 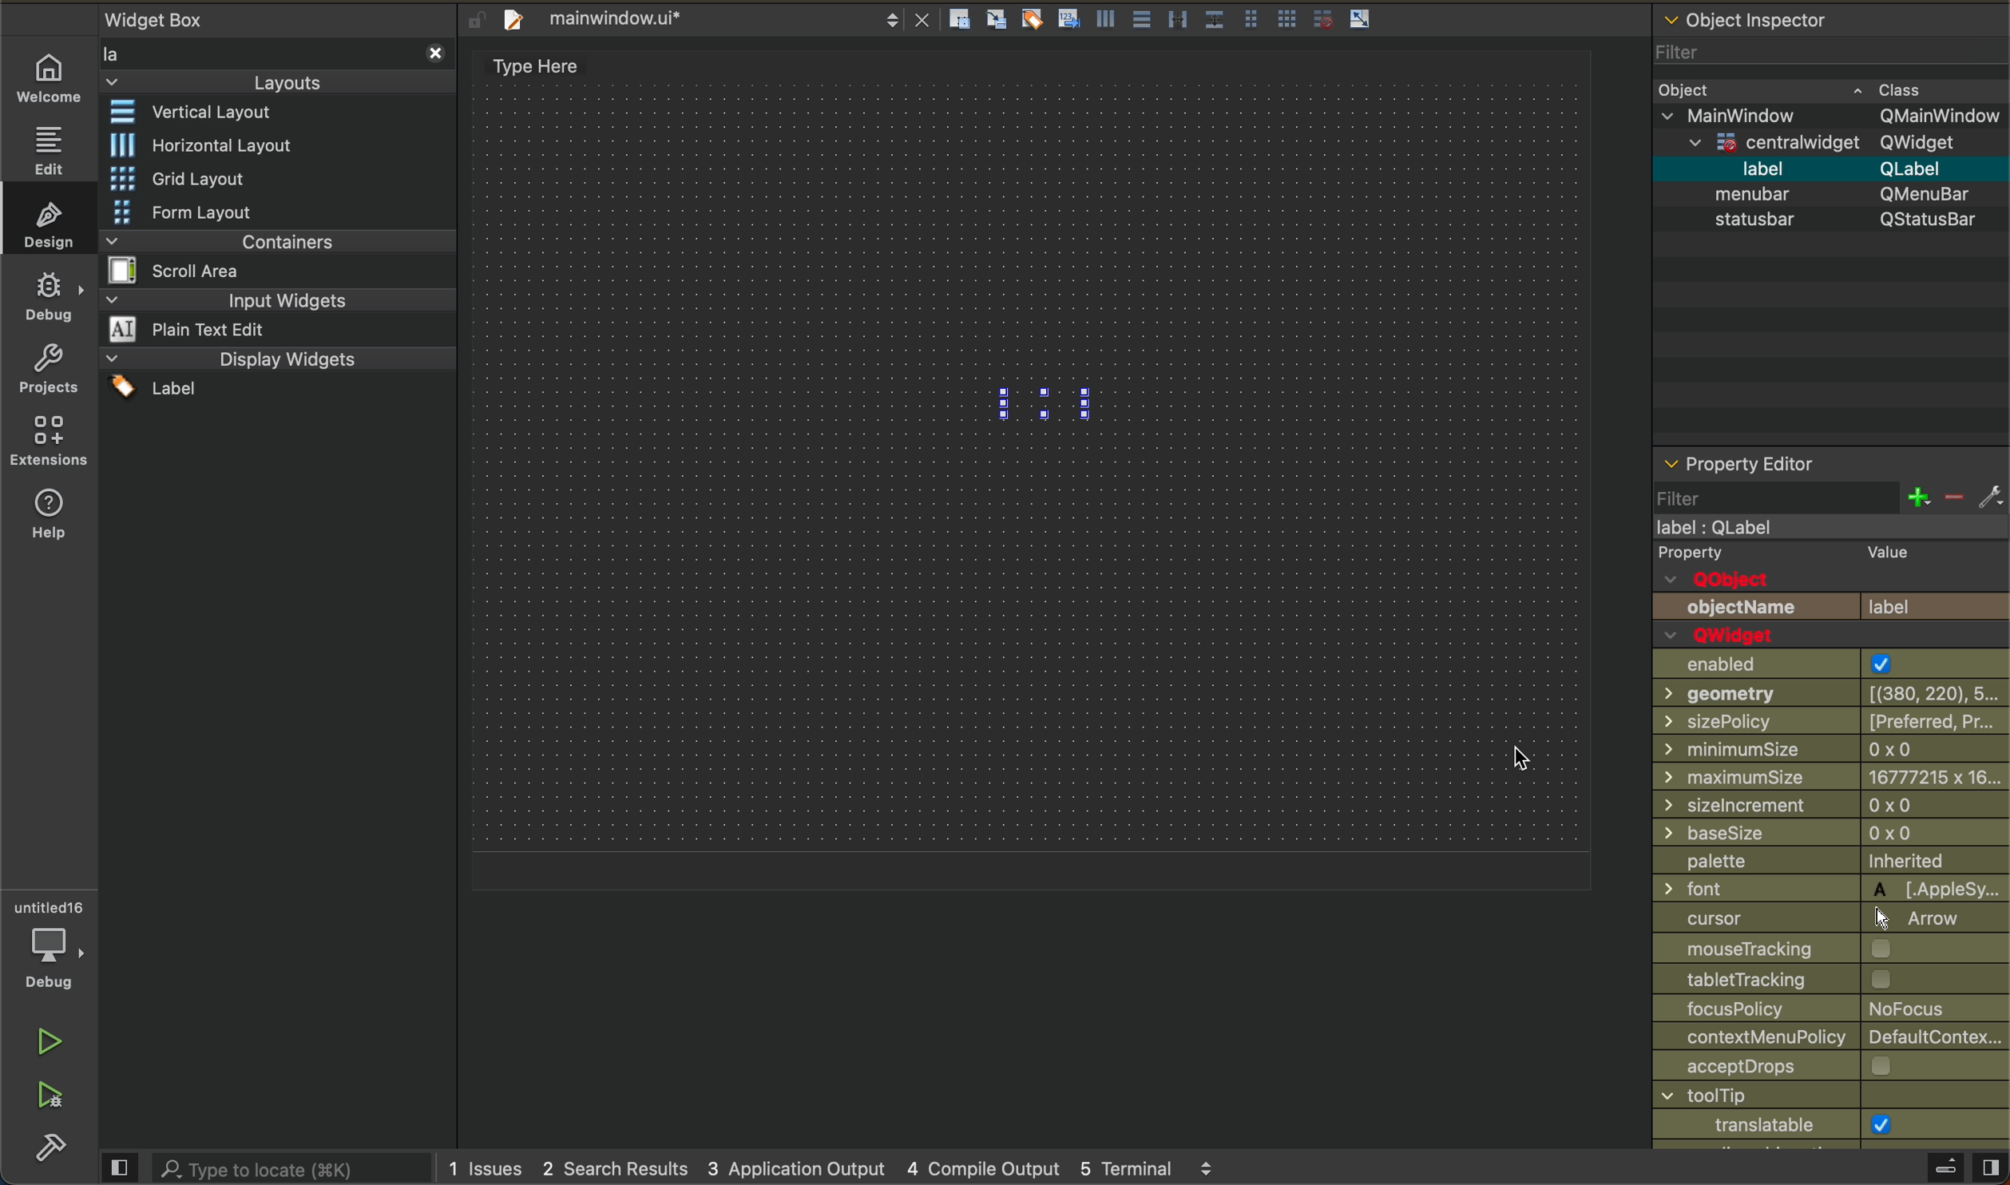 I want to click on contextual, so click(x=1826, y=1040).